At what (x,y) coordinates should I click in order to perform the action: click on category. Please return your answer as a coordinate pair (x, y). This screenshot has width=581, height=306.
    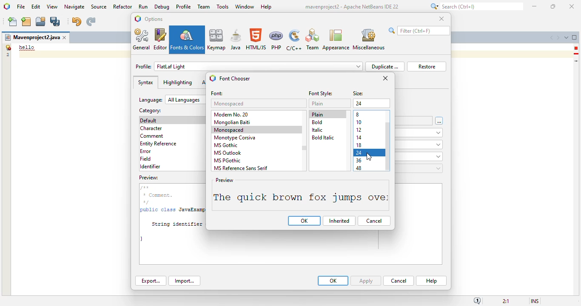
    Looking at the image, I should click on (149, 110).